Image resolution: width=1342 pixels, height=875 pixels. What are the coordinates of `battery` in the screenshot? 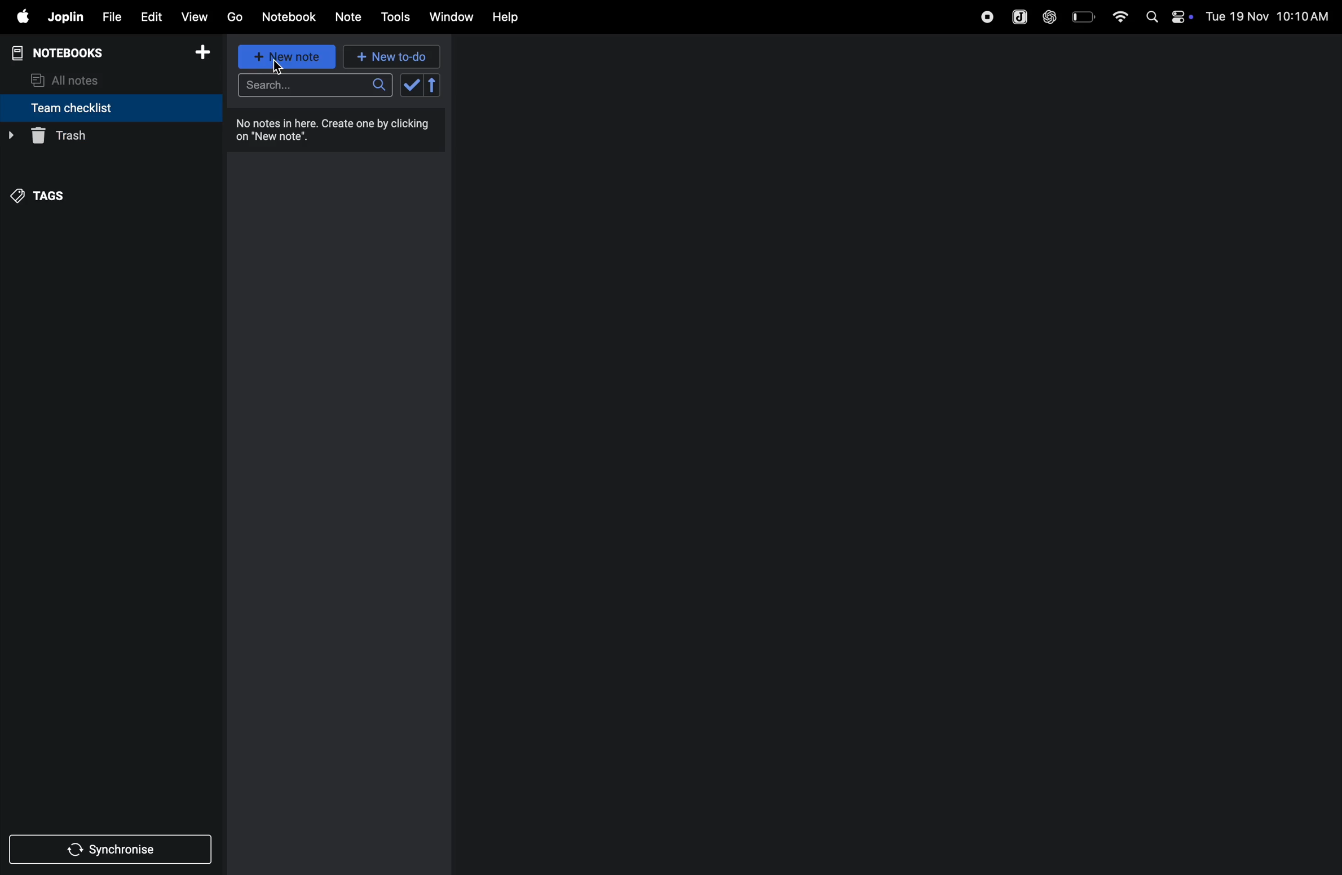 It's located at (1082, 16).